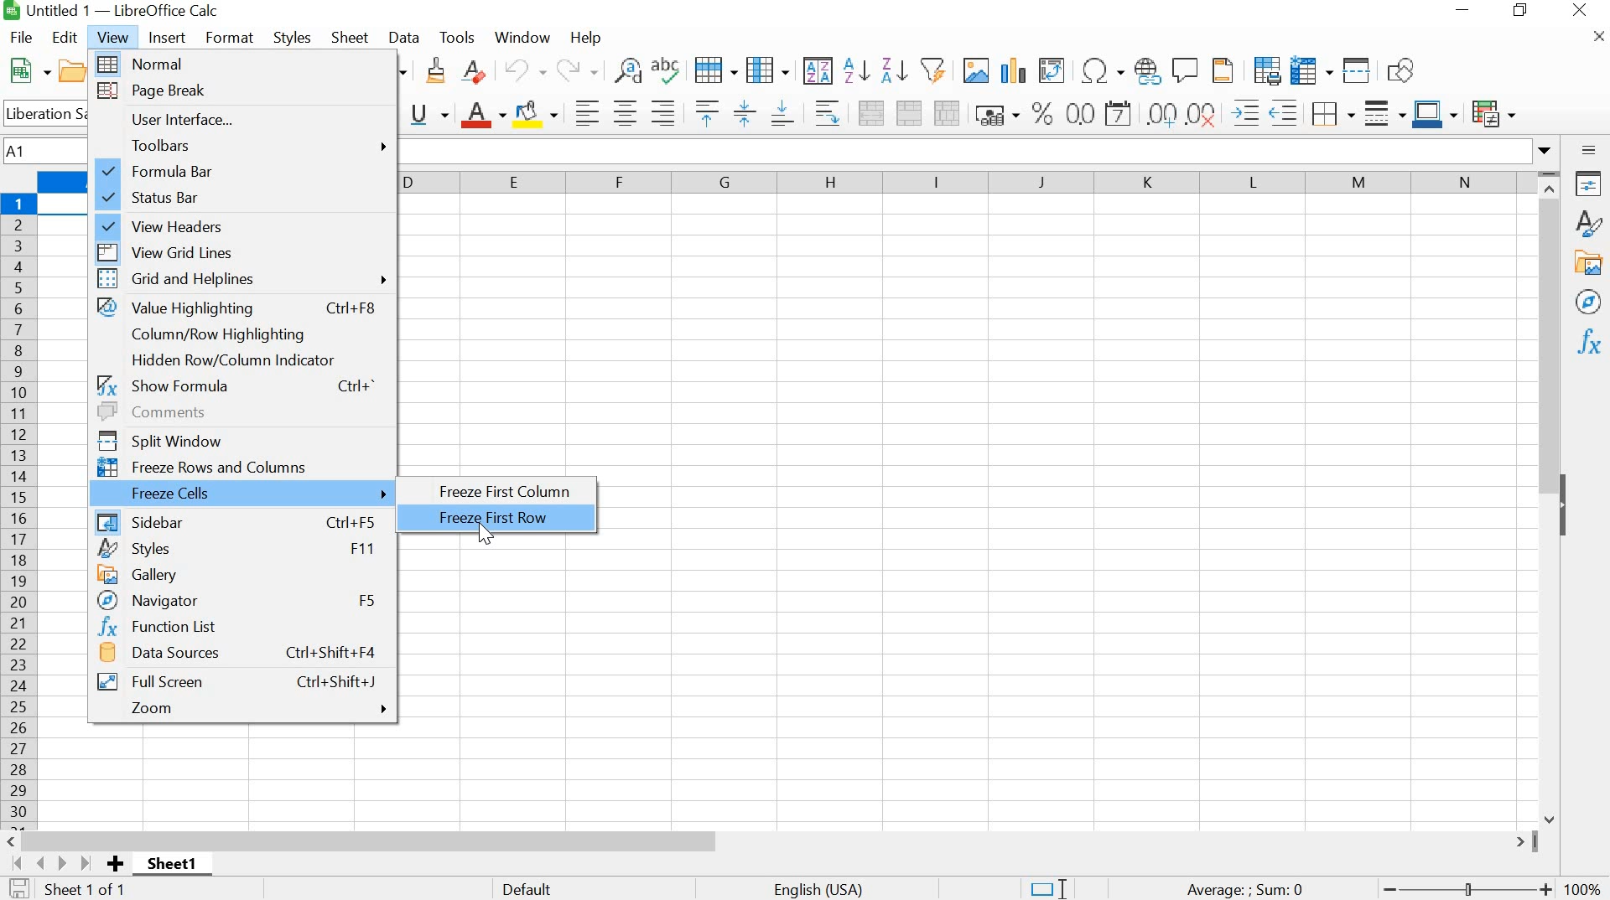 The image size is (1610, 900). Describe the element at coordinates (228, 334) in the screenshot. I see `COLUMN/ROW HIGHLIGHTING` at that location.